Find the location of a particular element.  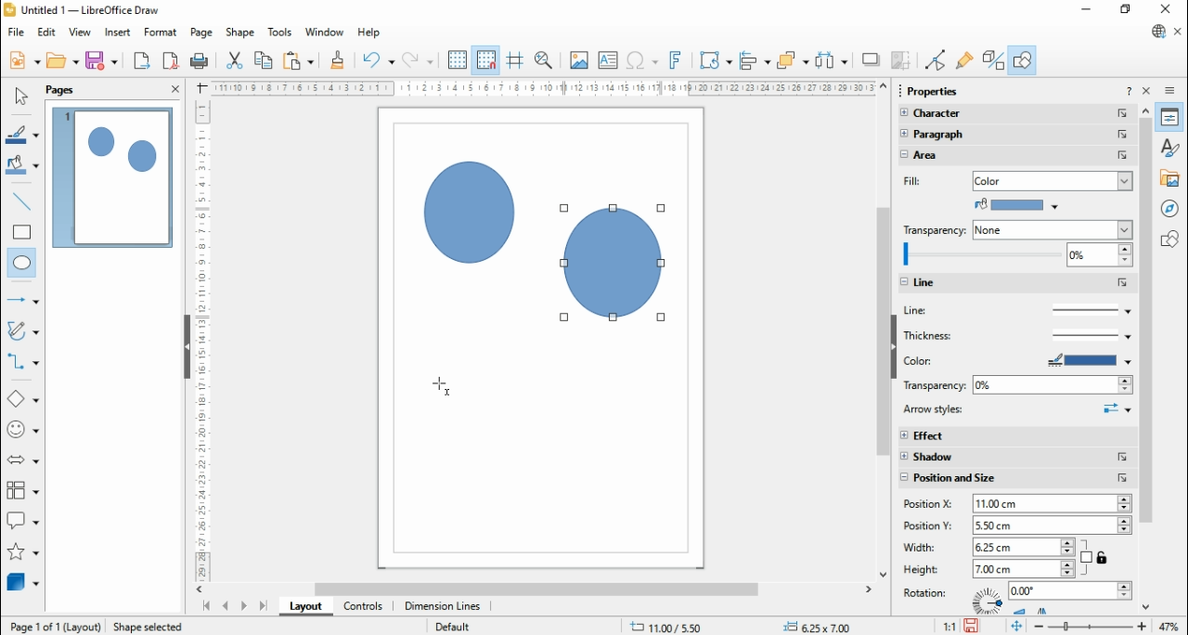

curves and polygons is located at coordinates (24, 331).